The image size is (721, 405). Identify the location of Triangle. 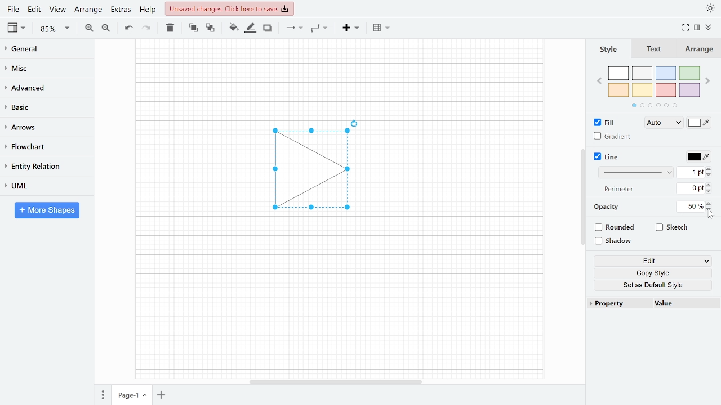
(317, 173).